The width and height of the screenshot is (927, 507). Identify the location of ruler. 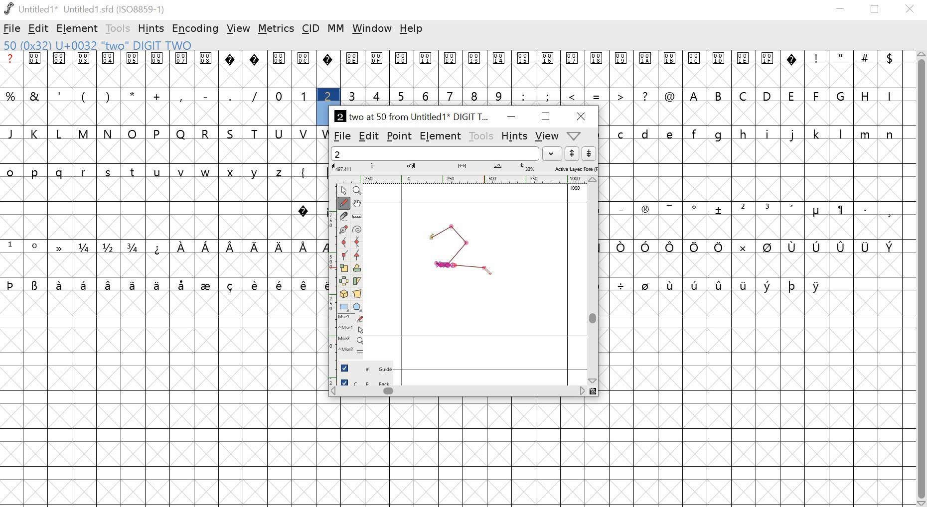
(332, 279).